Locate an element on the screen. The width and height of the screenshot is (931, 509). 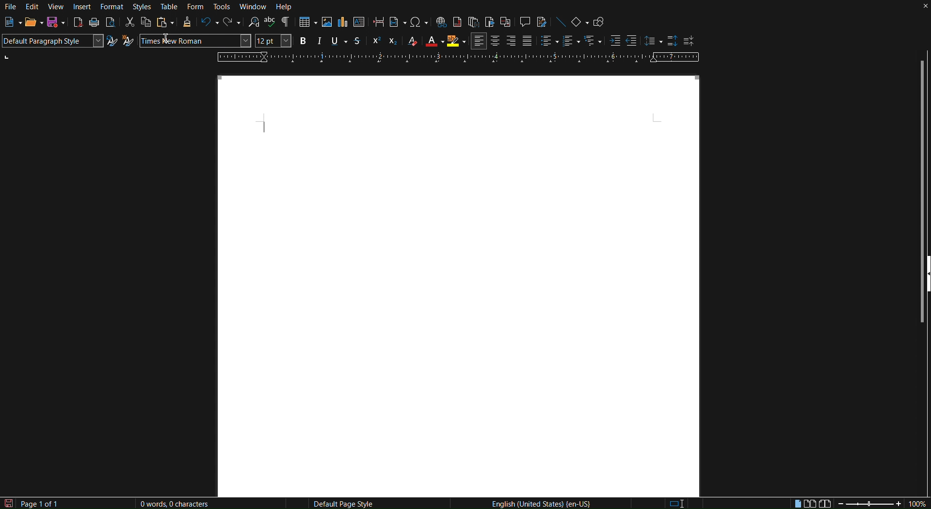
Close is located at coordinates (920, 8).